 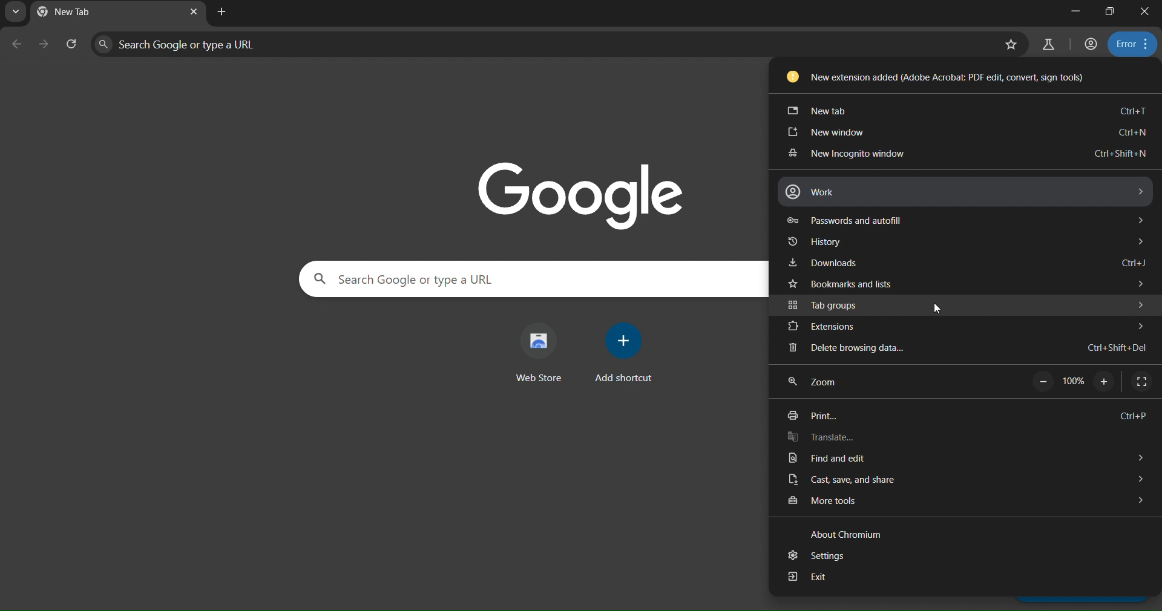 What do you see at coordinates (966, 218) in the screenshot?
I see `passwords and autofill` at bounding box center [966, 218].